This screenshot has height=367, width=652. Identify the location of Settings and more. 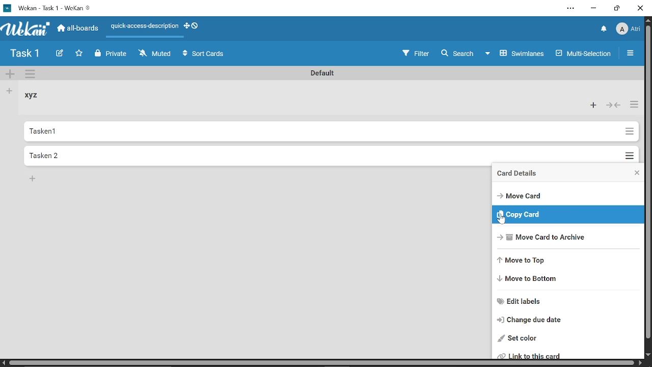
(568, 9).